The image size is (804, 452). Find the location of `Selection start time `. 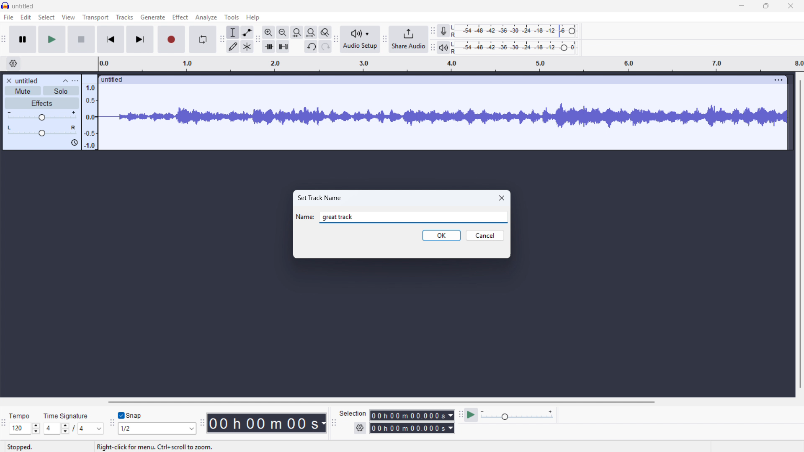

Selection start time  is located at coordinates (412, 416).